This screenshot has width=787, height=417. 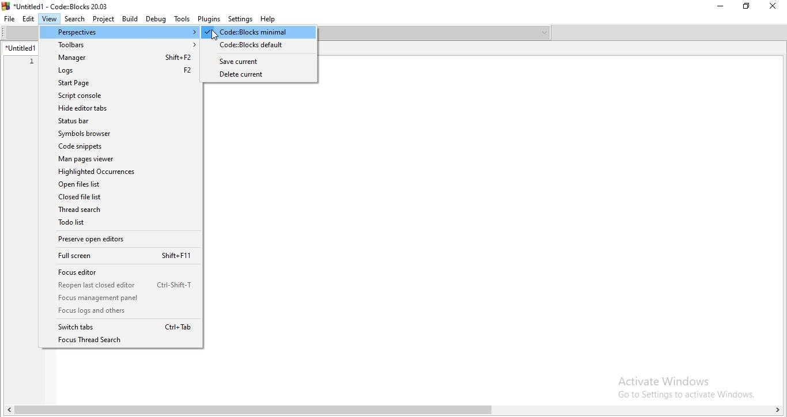 I want to click on Search , so click(x=75, y=19).